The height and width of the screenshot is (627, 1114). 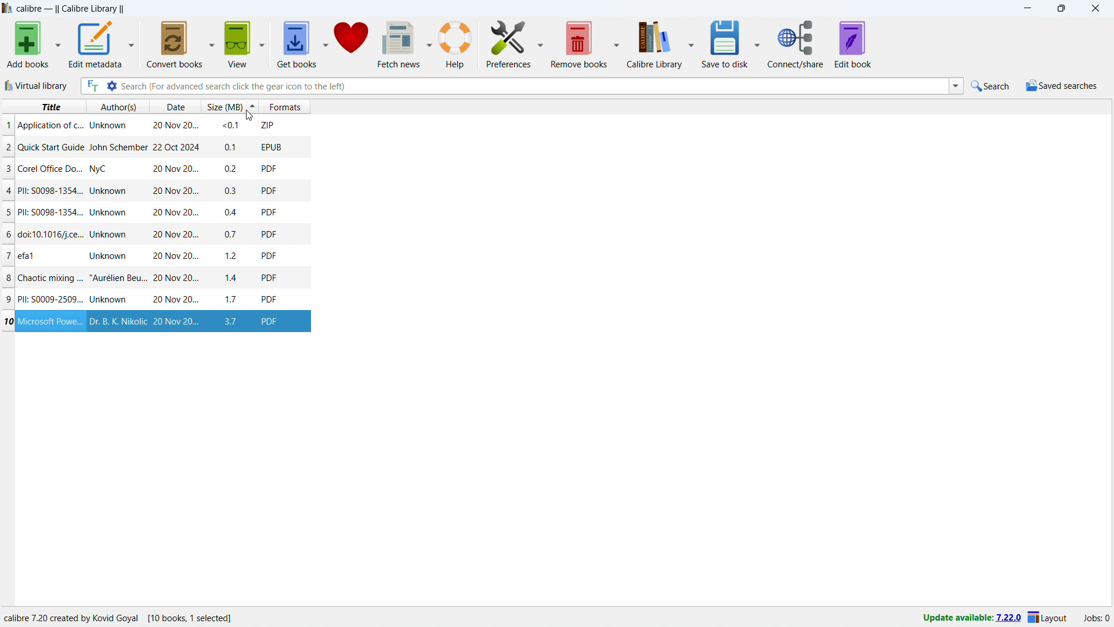 What do you see at coordinates (174, 147) in the screenshot?
I see `date` at bounding box center [174, 147].